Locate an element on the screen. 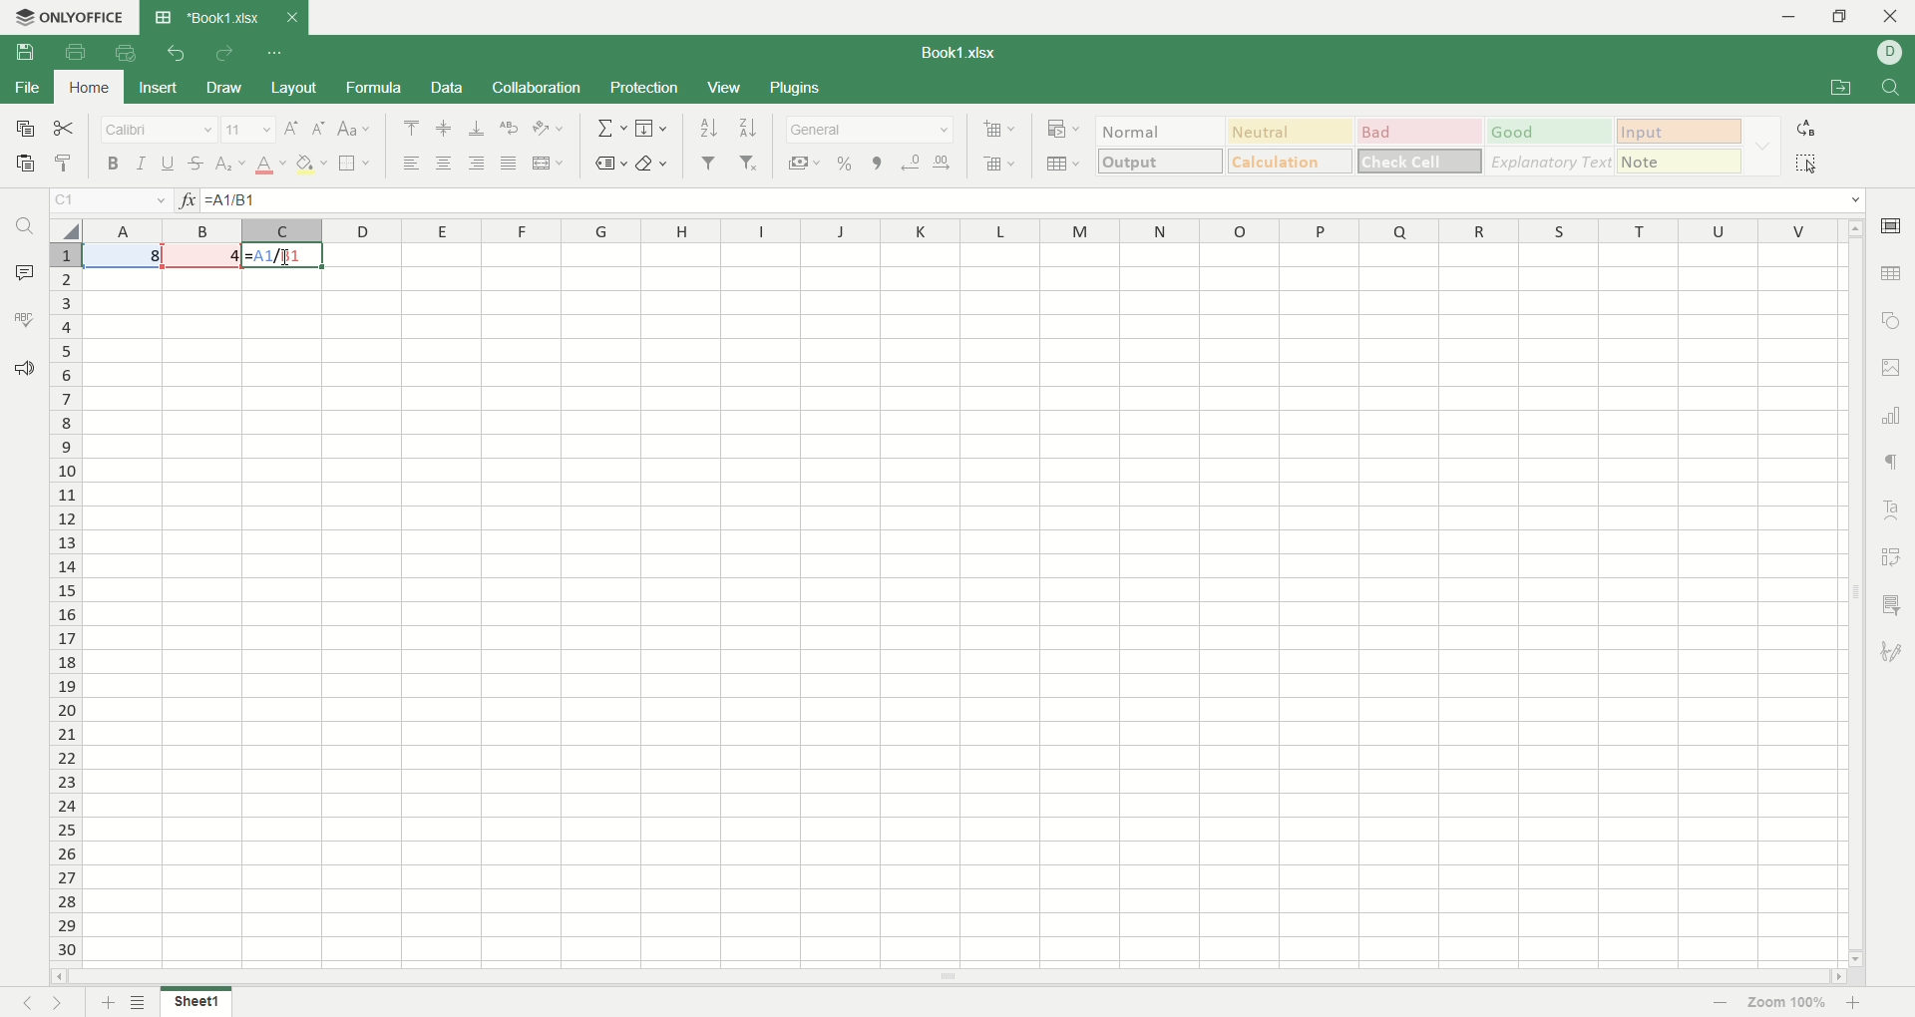 The width and height of the screenshot is (1915, 1017). =A1/B1 is located at coordinates (282, 254).